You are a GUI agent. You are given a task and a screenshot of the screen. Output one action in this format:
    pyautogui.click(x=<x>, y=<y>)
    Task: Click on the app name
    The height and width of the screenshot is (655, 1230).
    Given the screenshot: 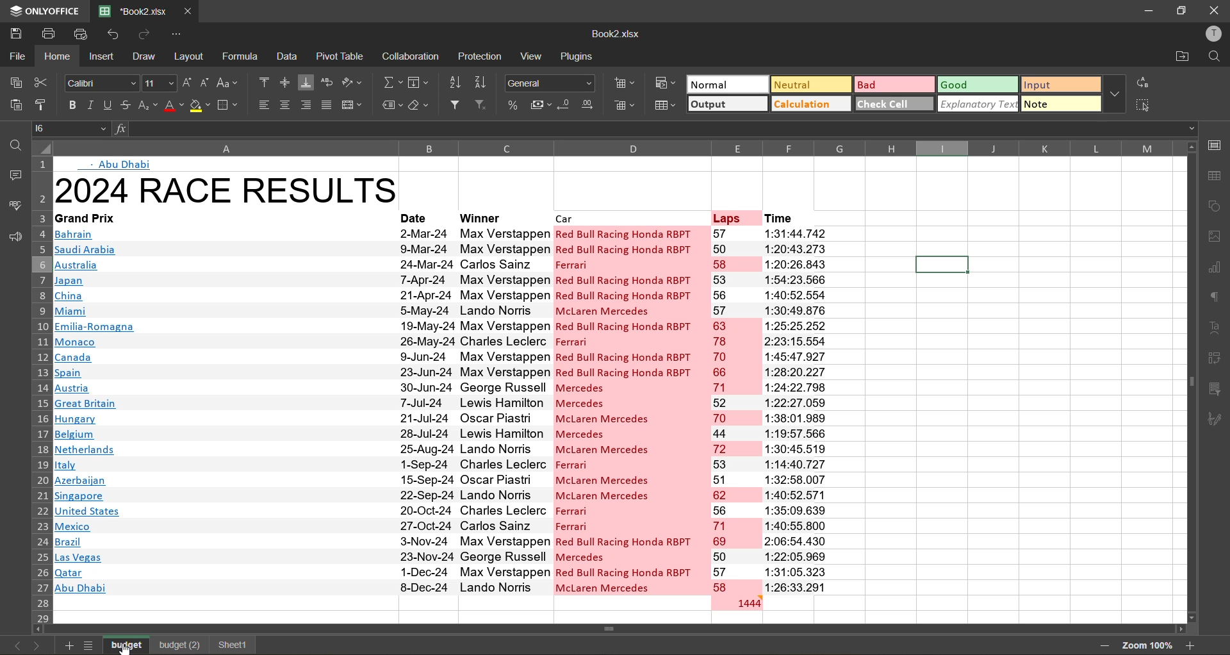 What is the action you would take?
    pyautogui.click(x=43, y=9)
    